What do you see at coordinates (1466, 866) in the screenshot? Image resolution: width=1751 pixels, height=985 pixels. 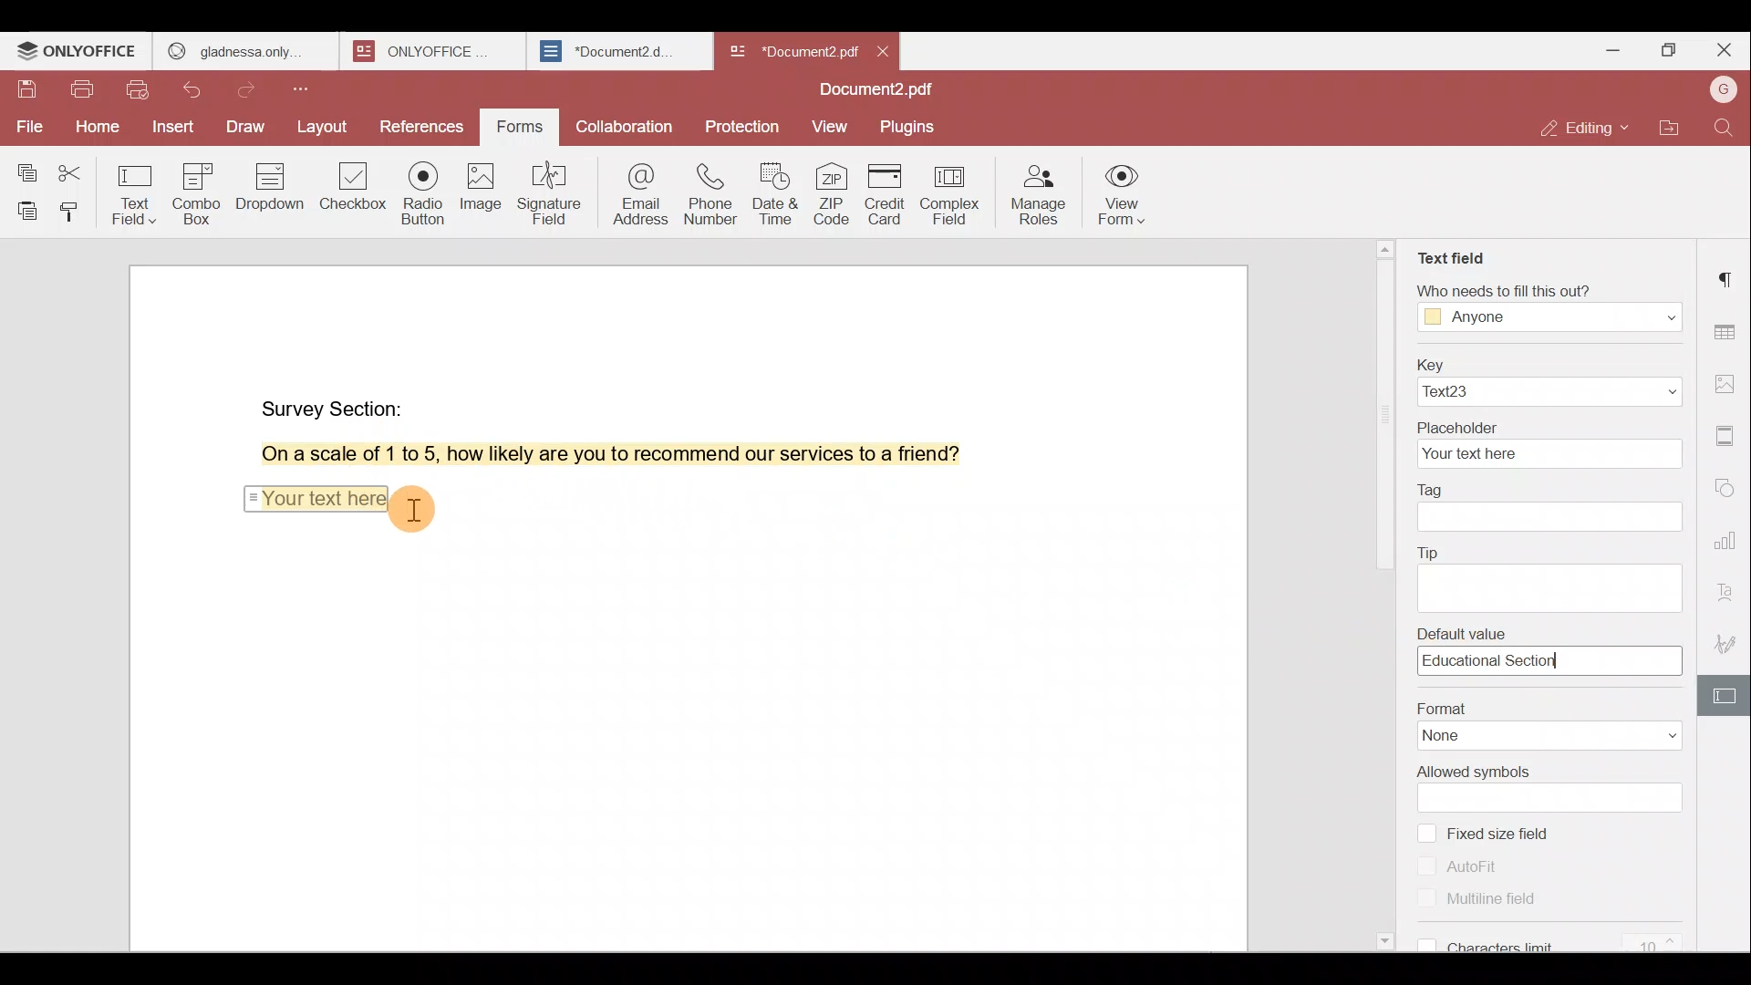 I see `Autofit` at bounding box center [1466, 866].